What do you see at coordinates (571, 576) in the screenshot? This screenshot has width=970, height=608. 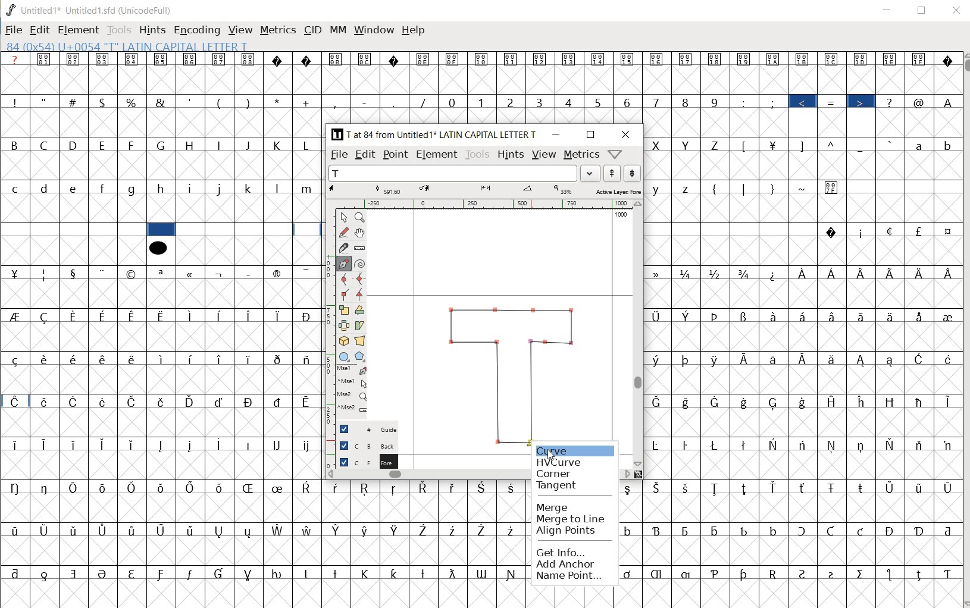 I see `name point` at bounding box center [571, 576].